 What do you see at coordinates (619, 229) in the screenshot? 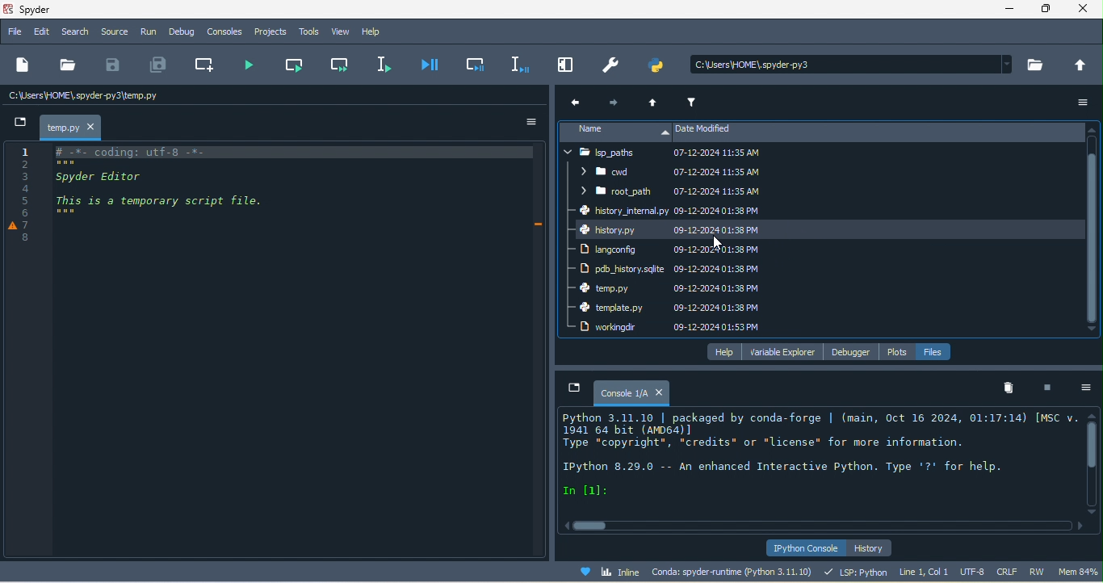
I see `history py` at bounding box center [619, 229].